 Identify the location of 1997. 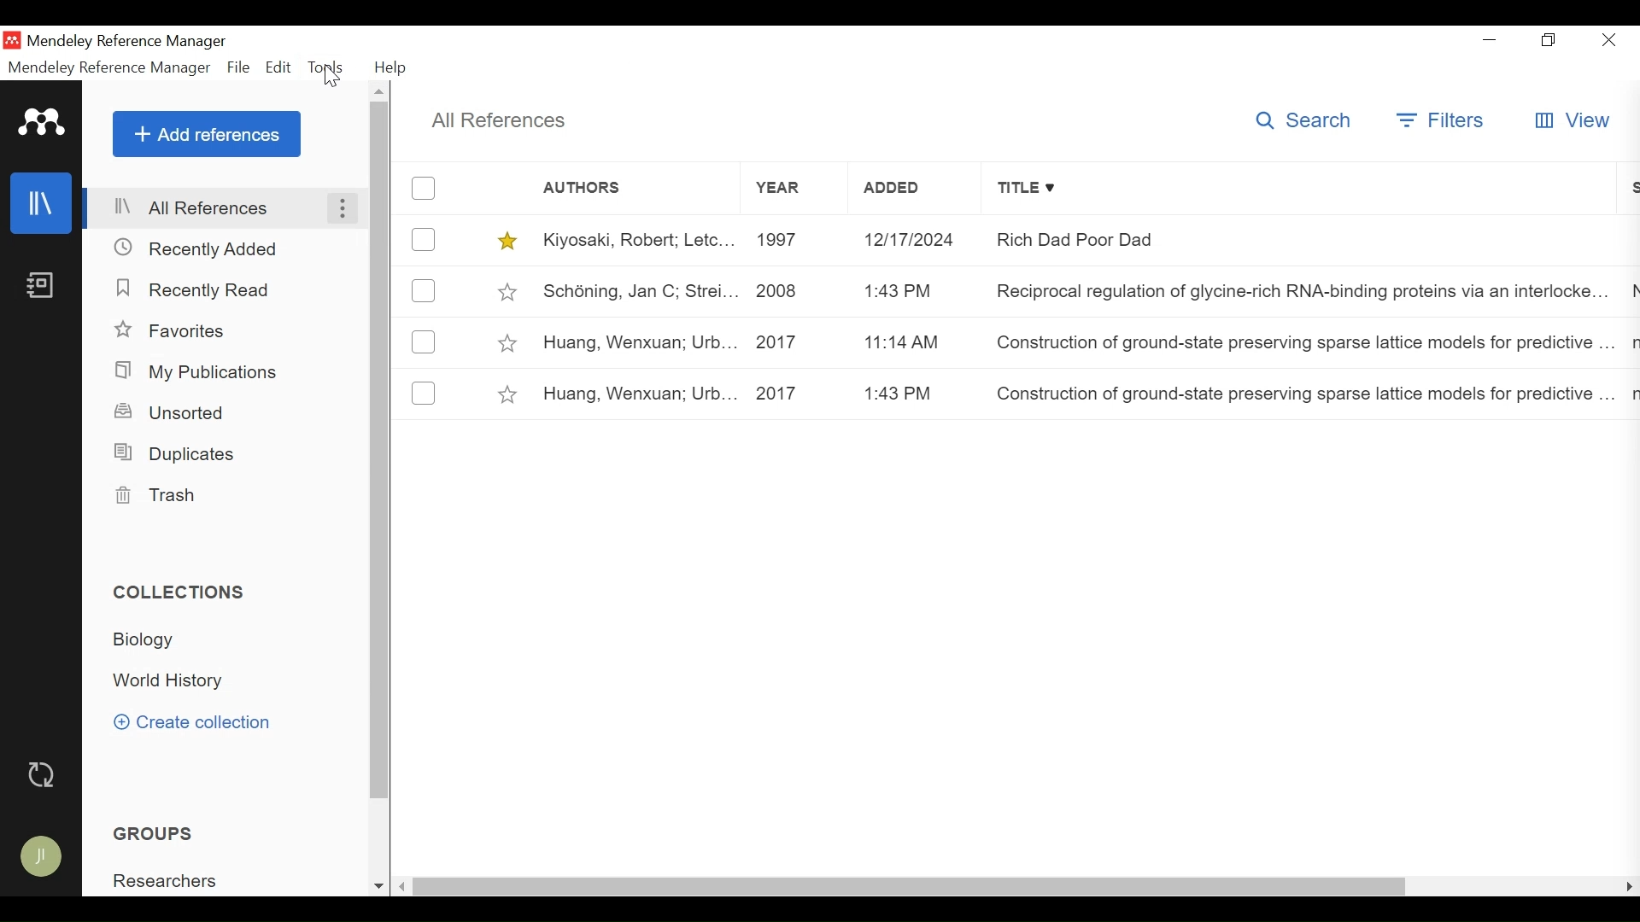
(798, 239).